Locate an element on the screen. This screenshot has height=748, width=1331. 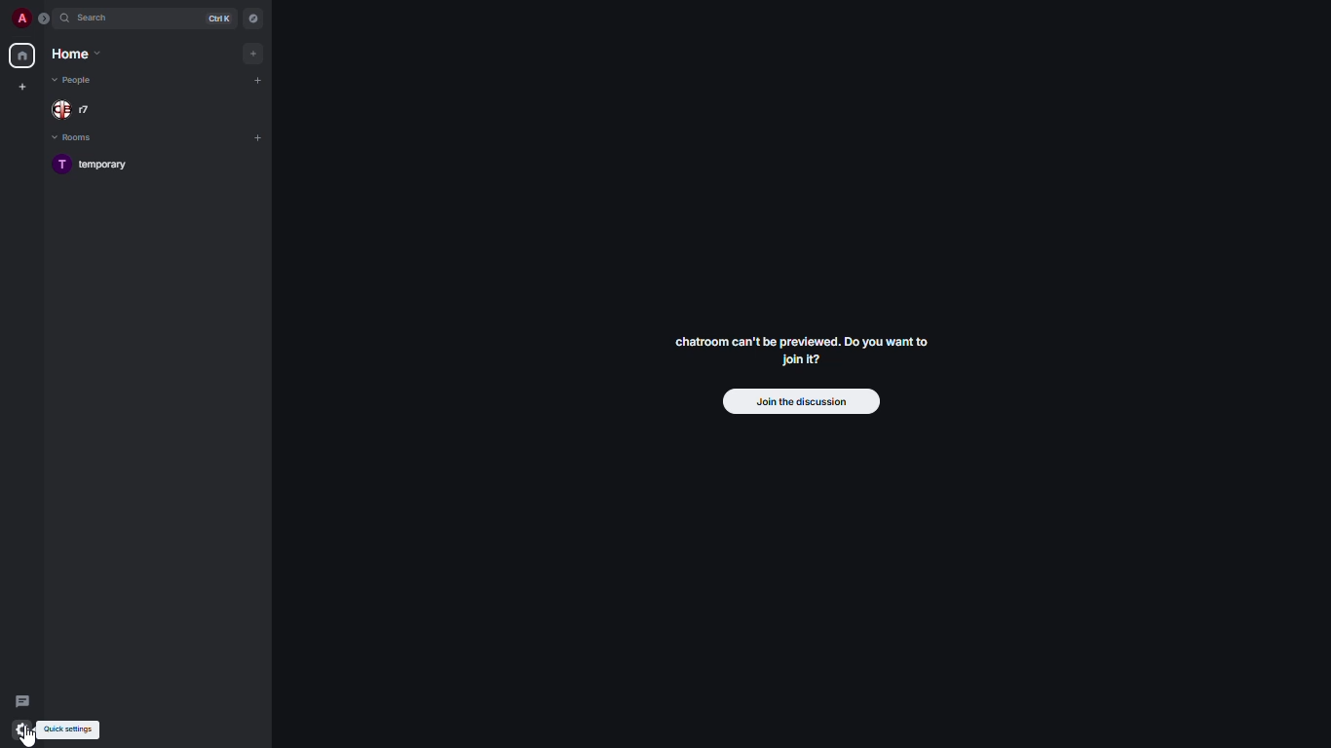
join the discussion is located at coordinates (803, 402).